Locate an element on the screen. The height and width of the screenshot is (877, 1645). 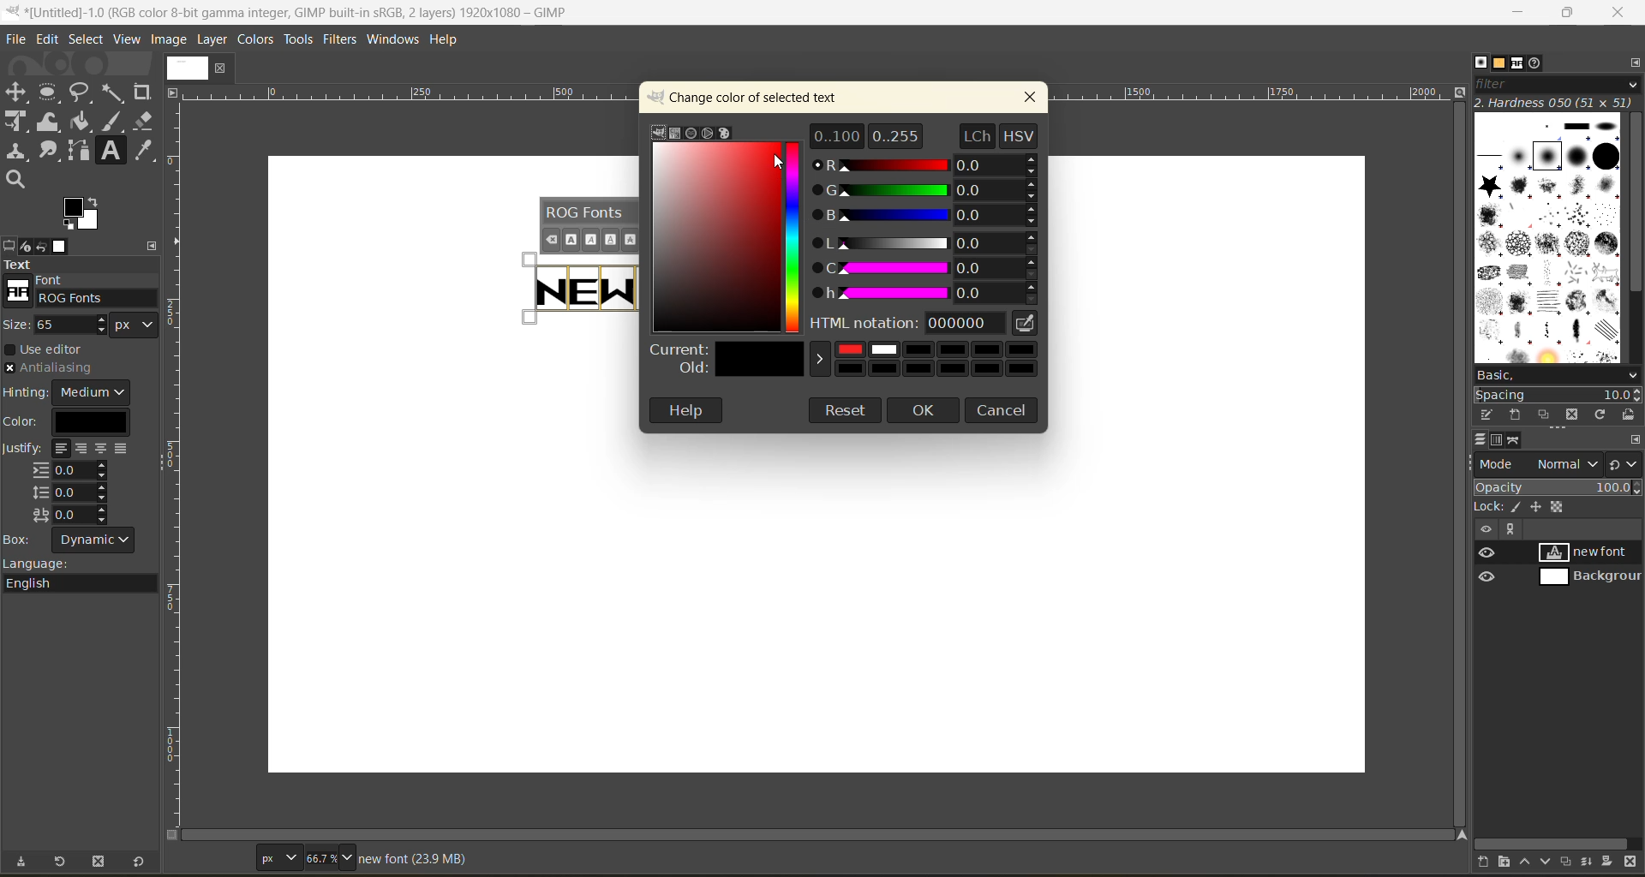
current color schemes is located at coordinates (847, 350).